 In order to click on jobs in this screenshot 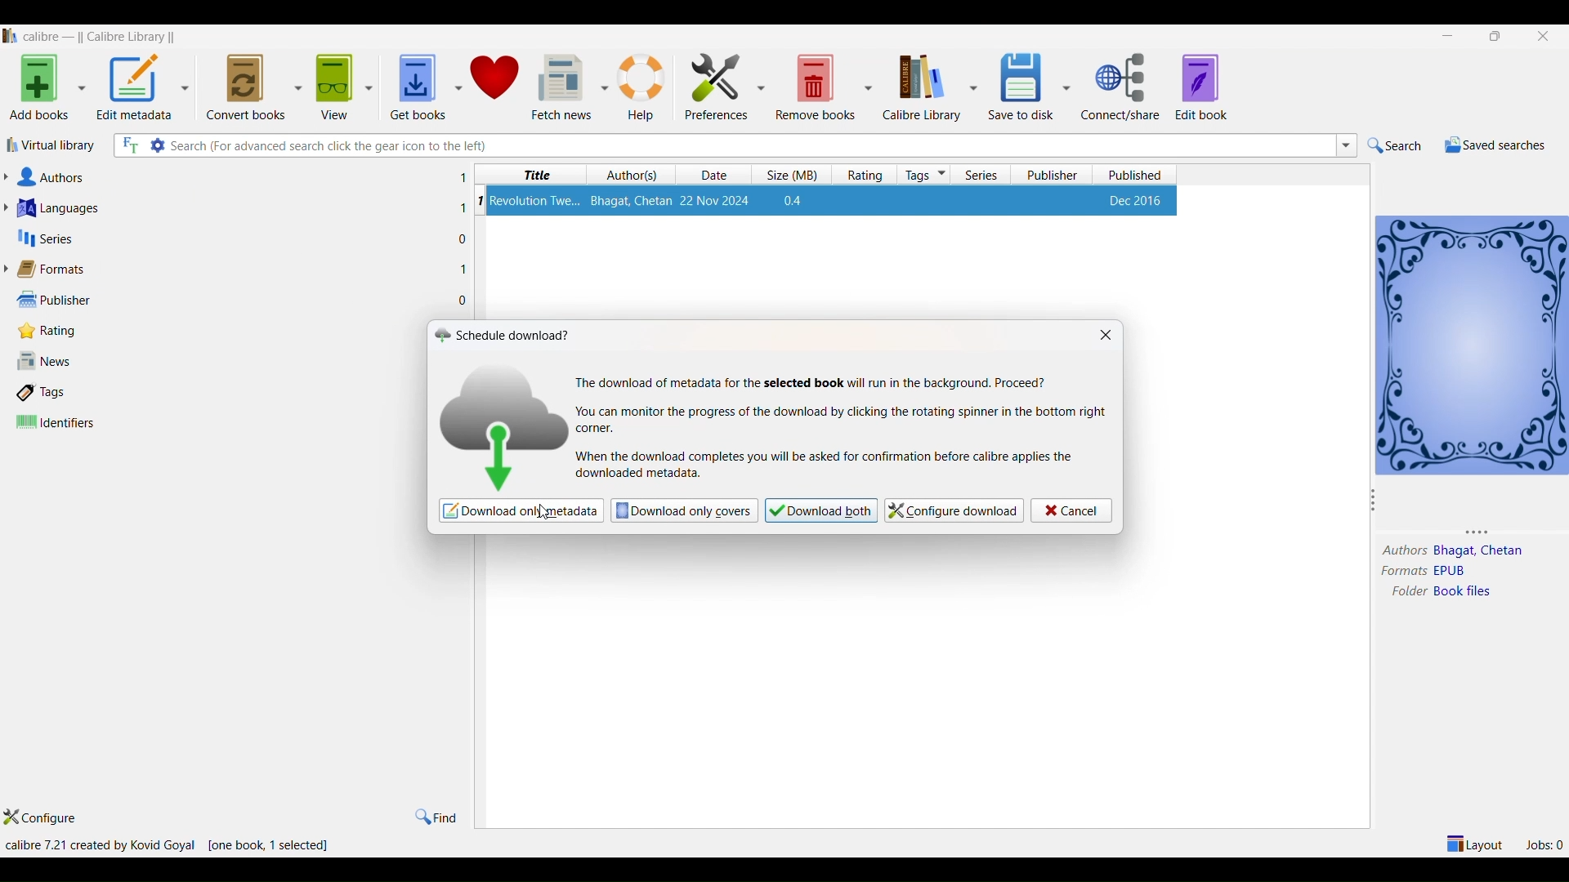, I will do `click(1540, 844)`.